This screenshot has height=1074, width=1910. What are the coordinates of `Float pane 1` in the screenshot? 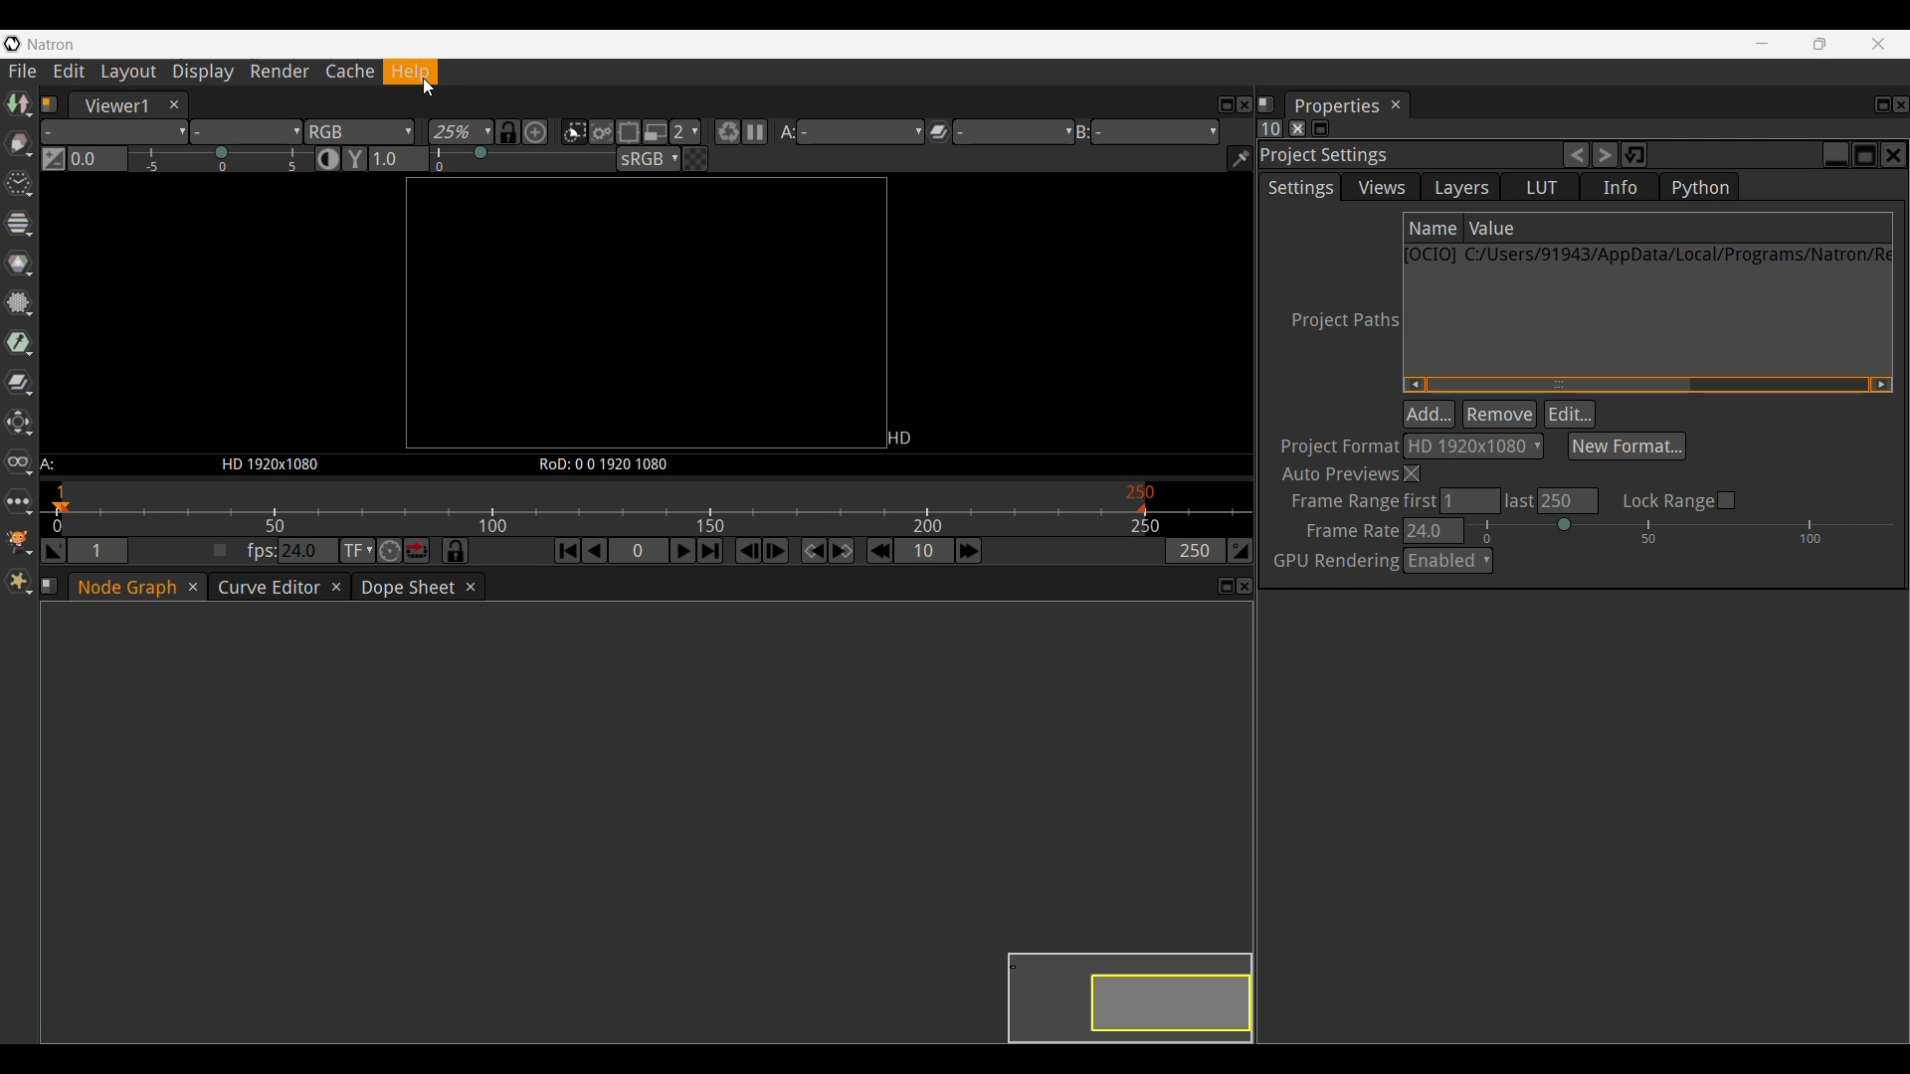 It's located at (1225, 104).